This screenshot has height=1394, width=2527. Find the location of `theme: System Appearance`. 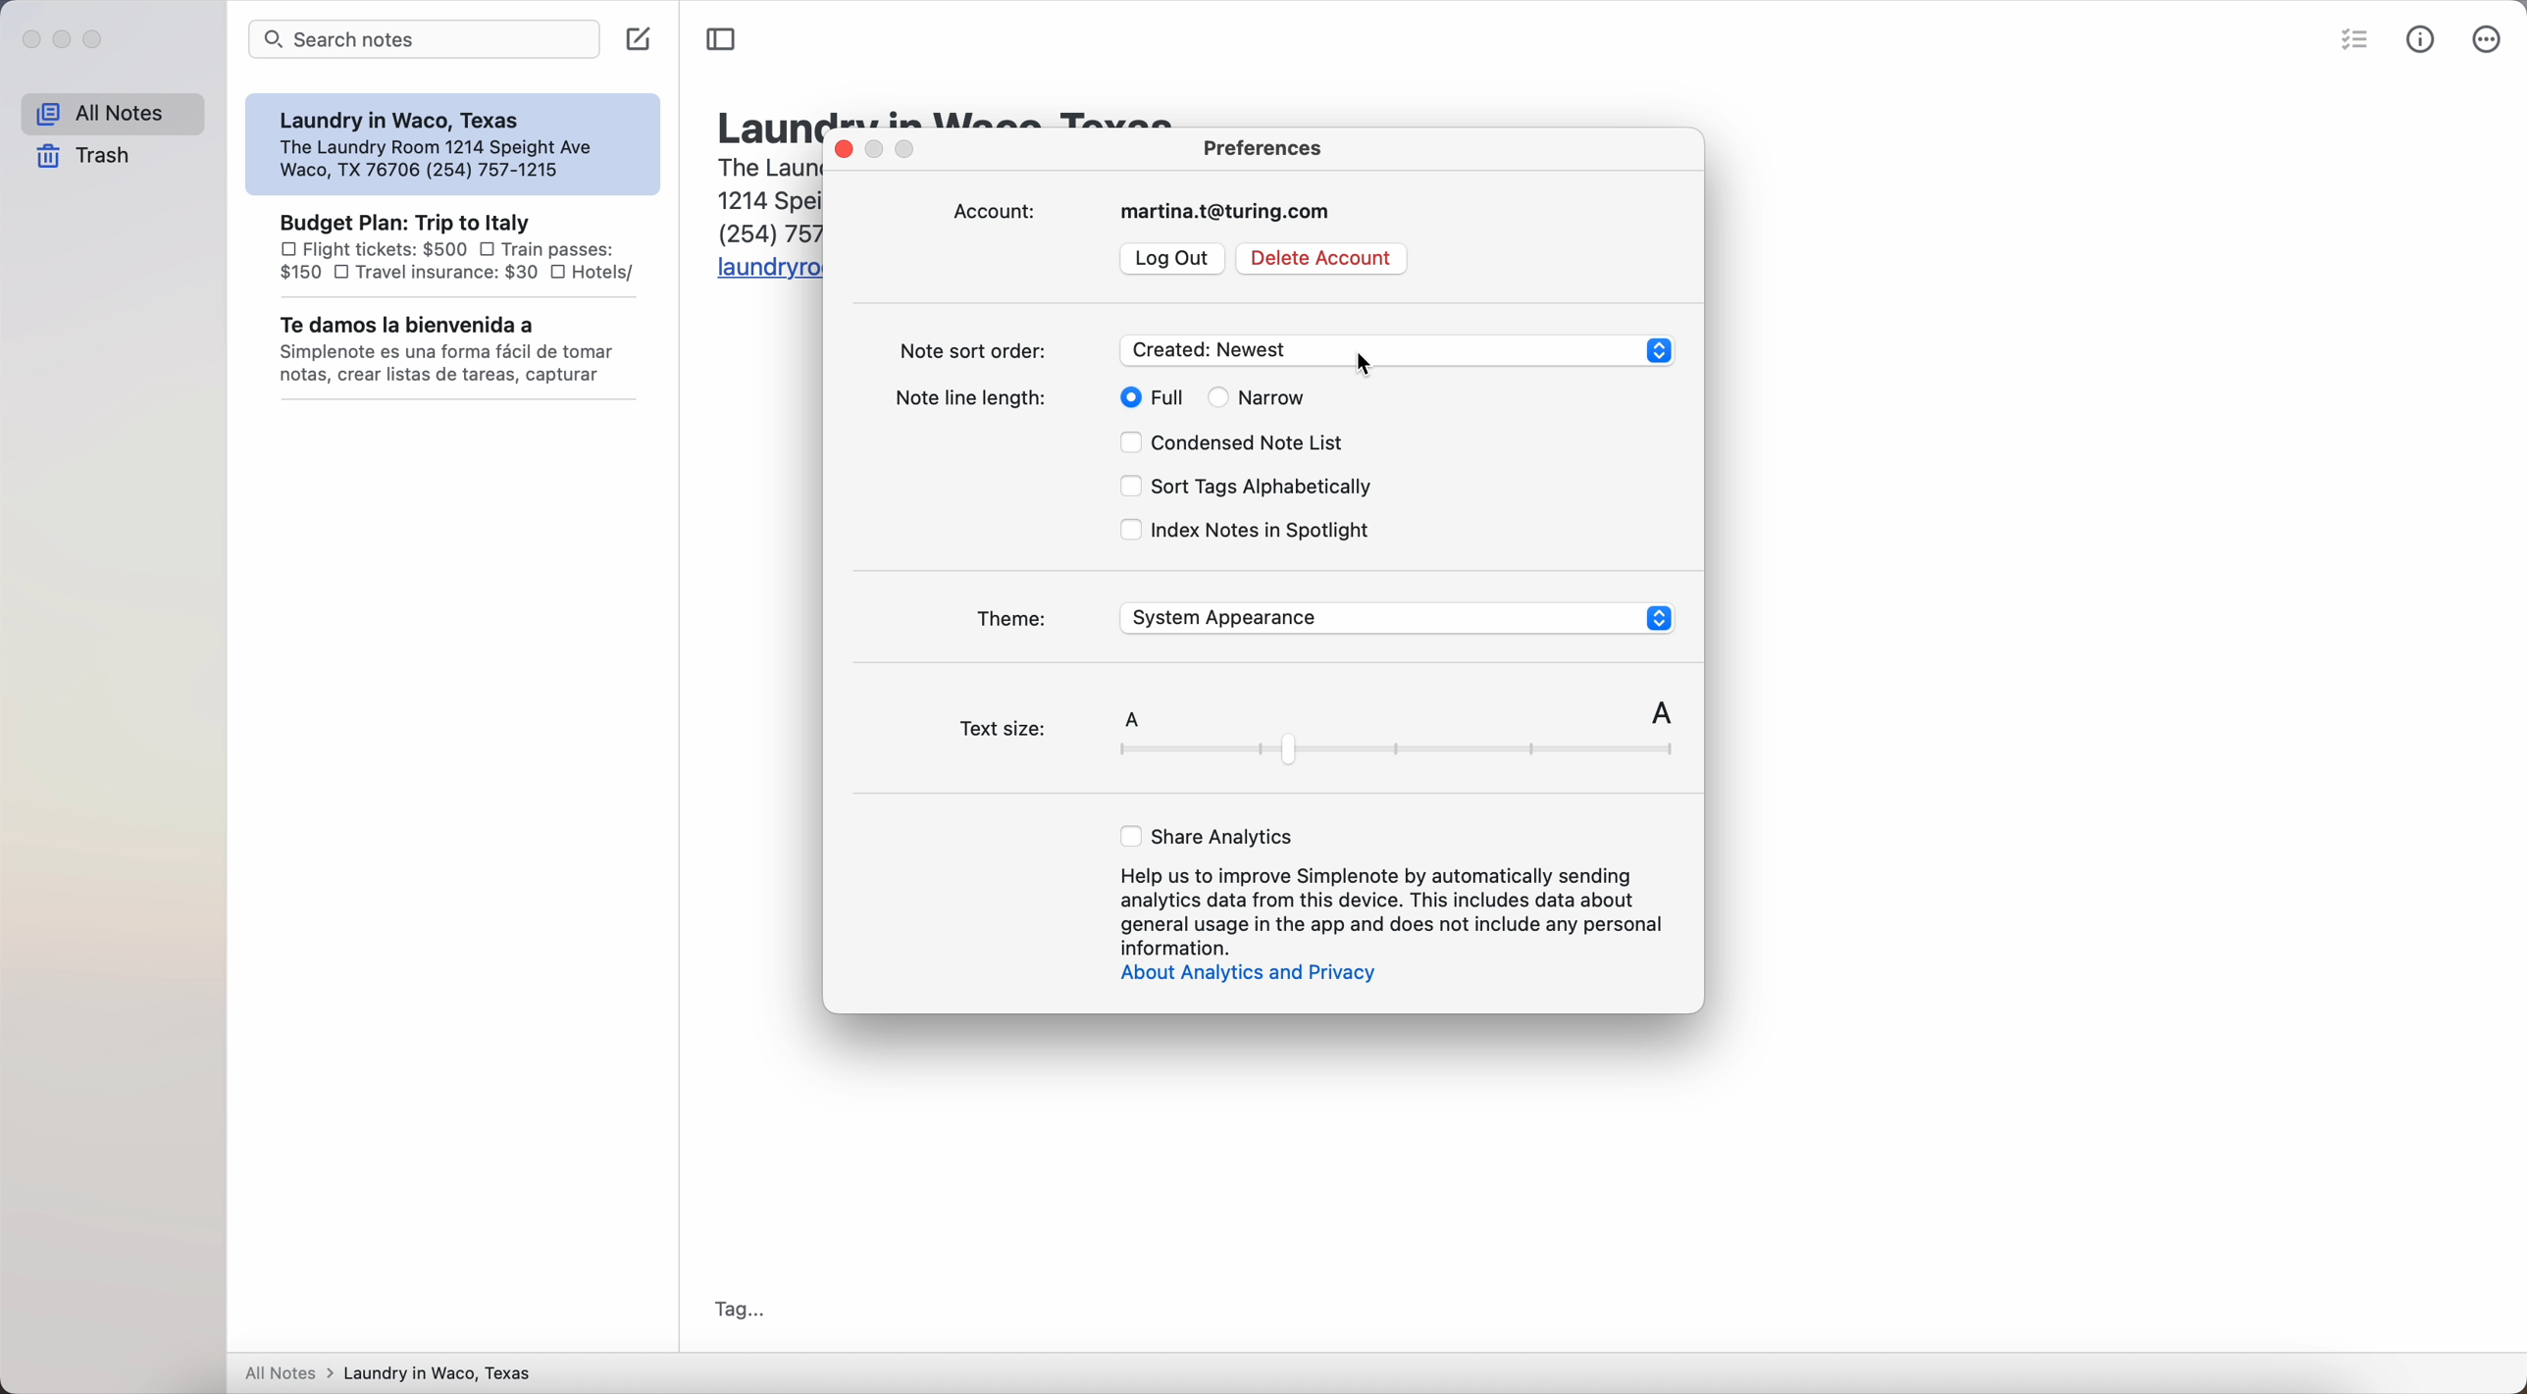

theme: System Appearance is located at coordinates (1323, 616).